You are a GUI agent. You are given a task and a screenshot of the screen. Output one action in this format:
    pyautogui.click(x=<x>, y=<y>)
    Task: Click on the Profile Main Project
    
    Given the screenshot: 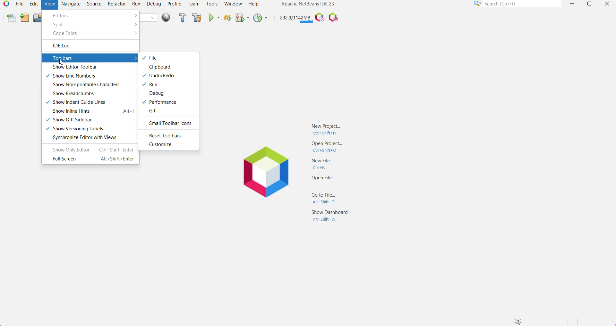 What is the action you would take?
    pyautogui.click(x=260, y=18)
    